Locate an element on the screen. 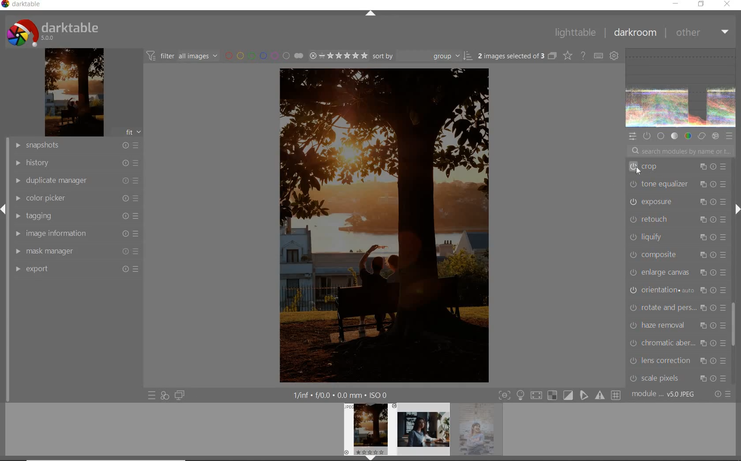  expand/collapse is located at coordinates (4, 208).